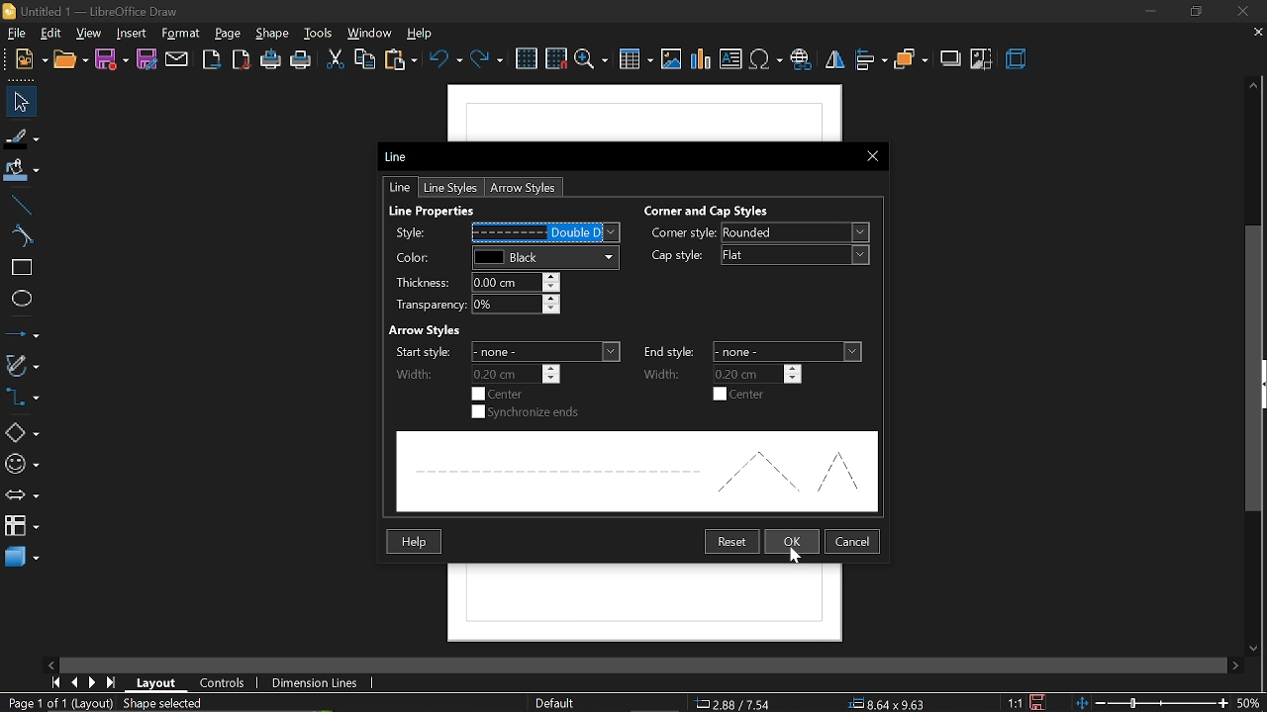 The height and width of the screenshot is (712, 1267). Describe the element at coordinates (1252, 85) in the screenshot. I see `move up` at that location.